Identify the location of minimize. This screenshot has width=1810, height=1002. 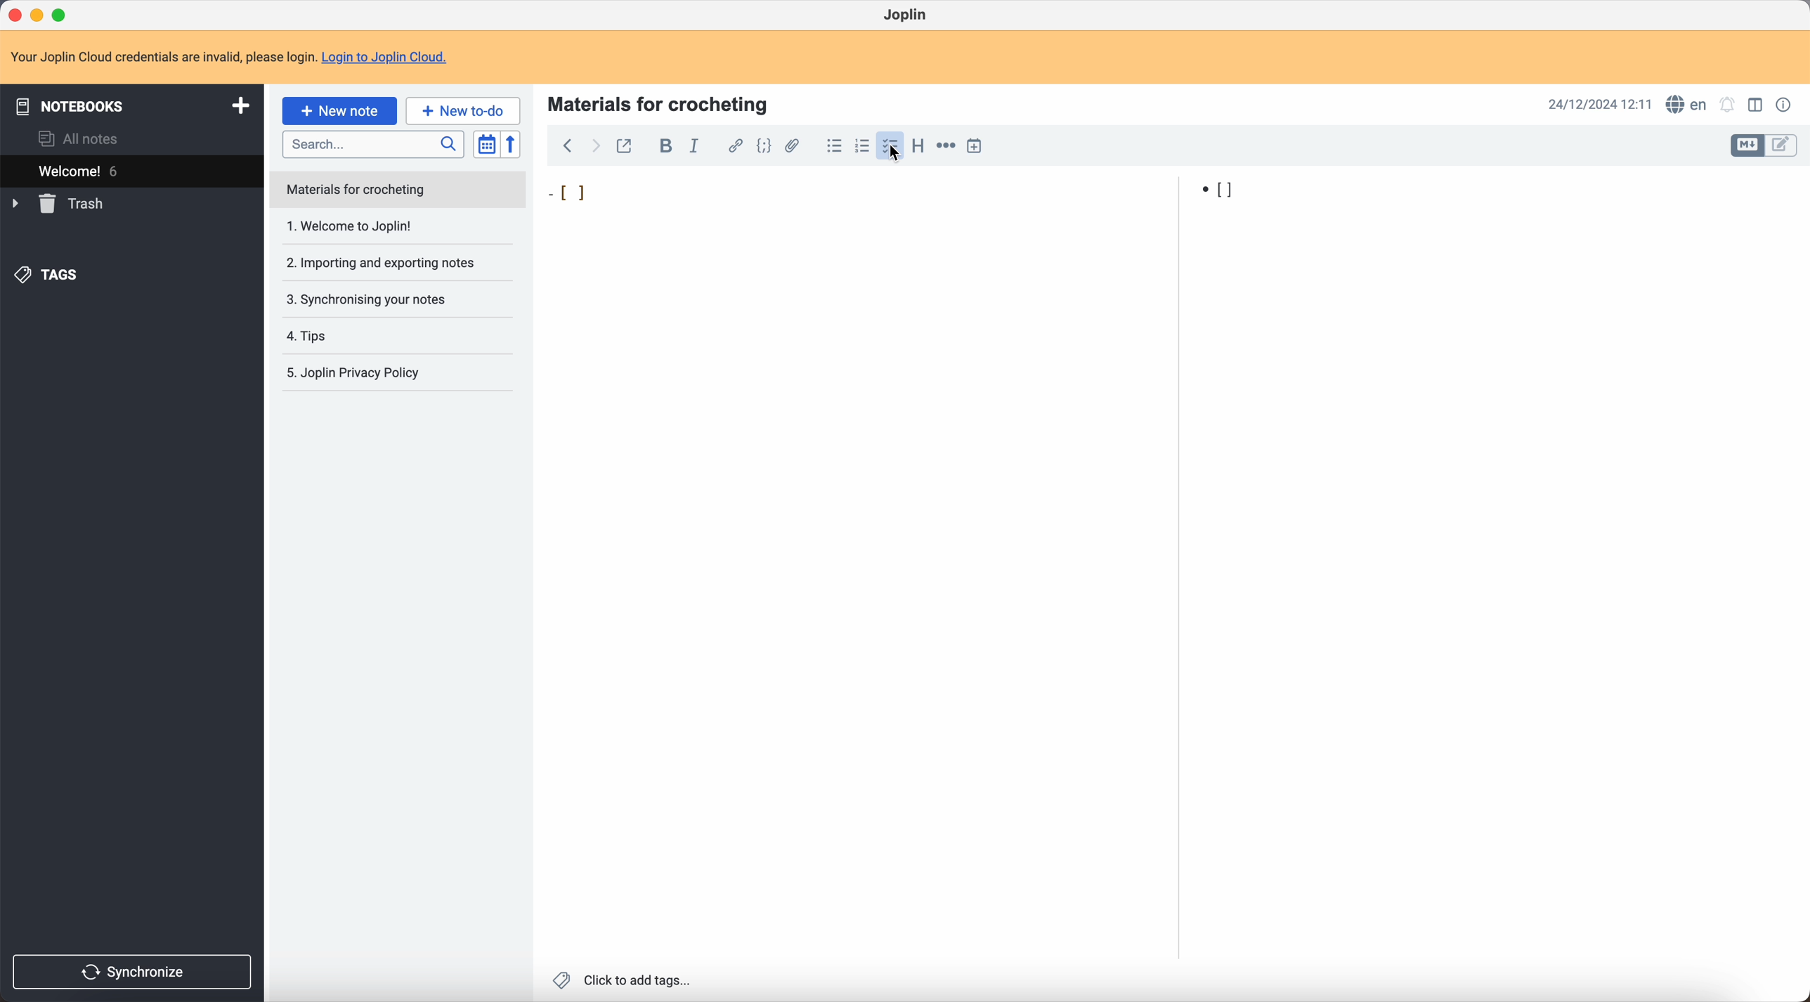
(40, 15).